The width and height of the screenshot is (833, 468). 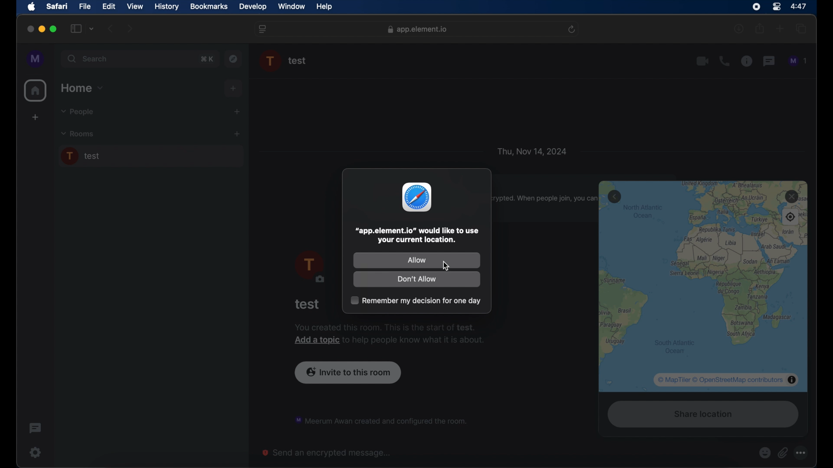 I want to click on chat name, so click(x=298, y=61).